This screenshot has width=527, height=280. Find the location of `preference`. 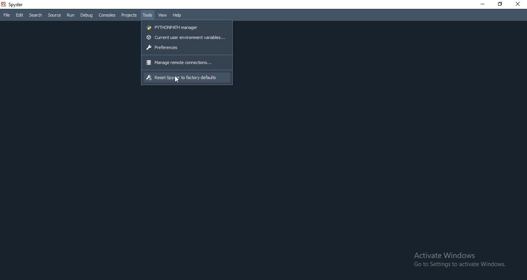

preference is located at coordinates (187, 49).